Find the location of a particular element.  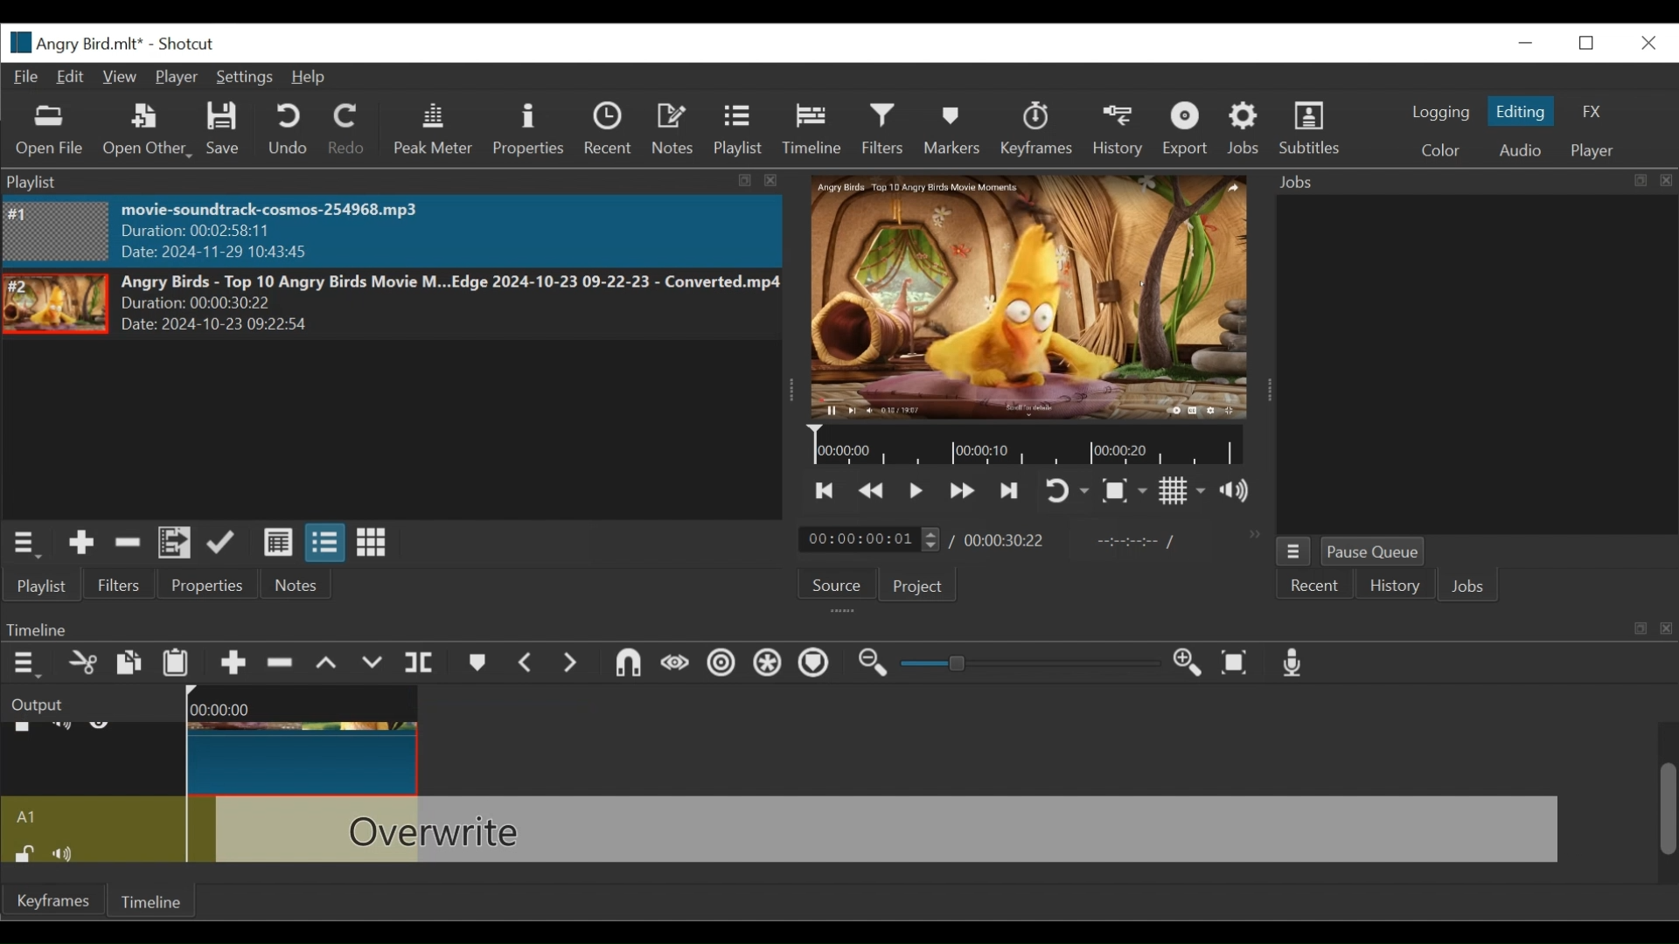

Edit is located at coordinates (70, 76).